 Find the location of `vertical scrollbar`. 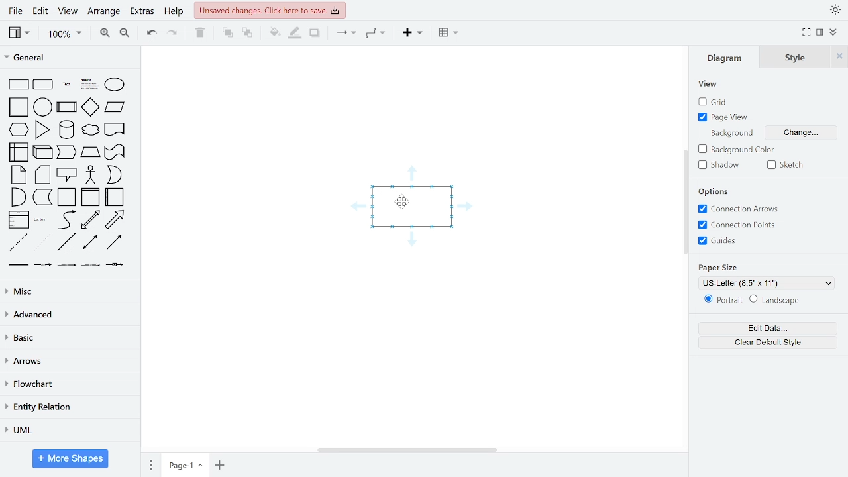

vertical scrollbar is located at coordinates (687, 204).